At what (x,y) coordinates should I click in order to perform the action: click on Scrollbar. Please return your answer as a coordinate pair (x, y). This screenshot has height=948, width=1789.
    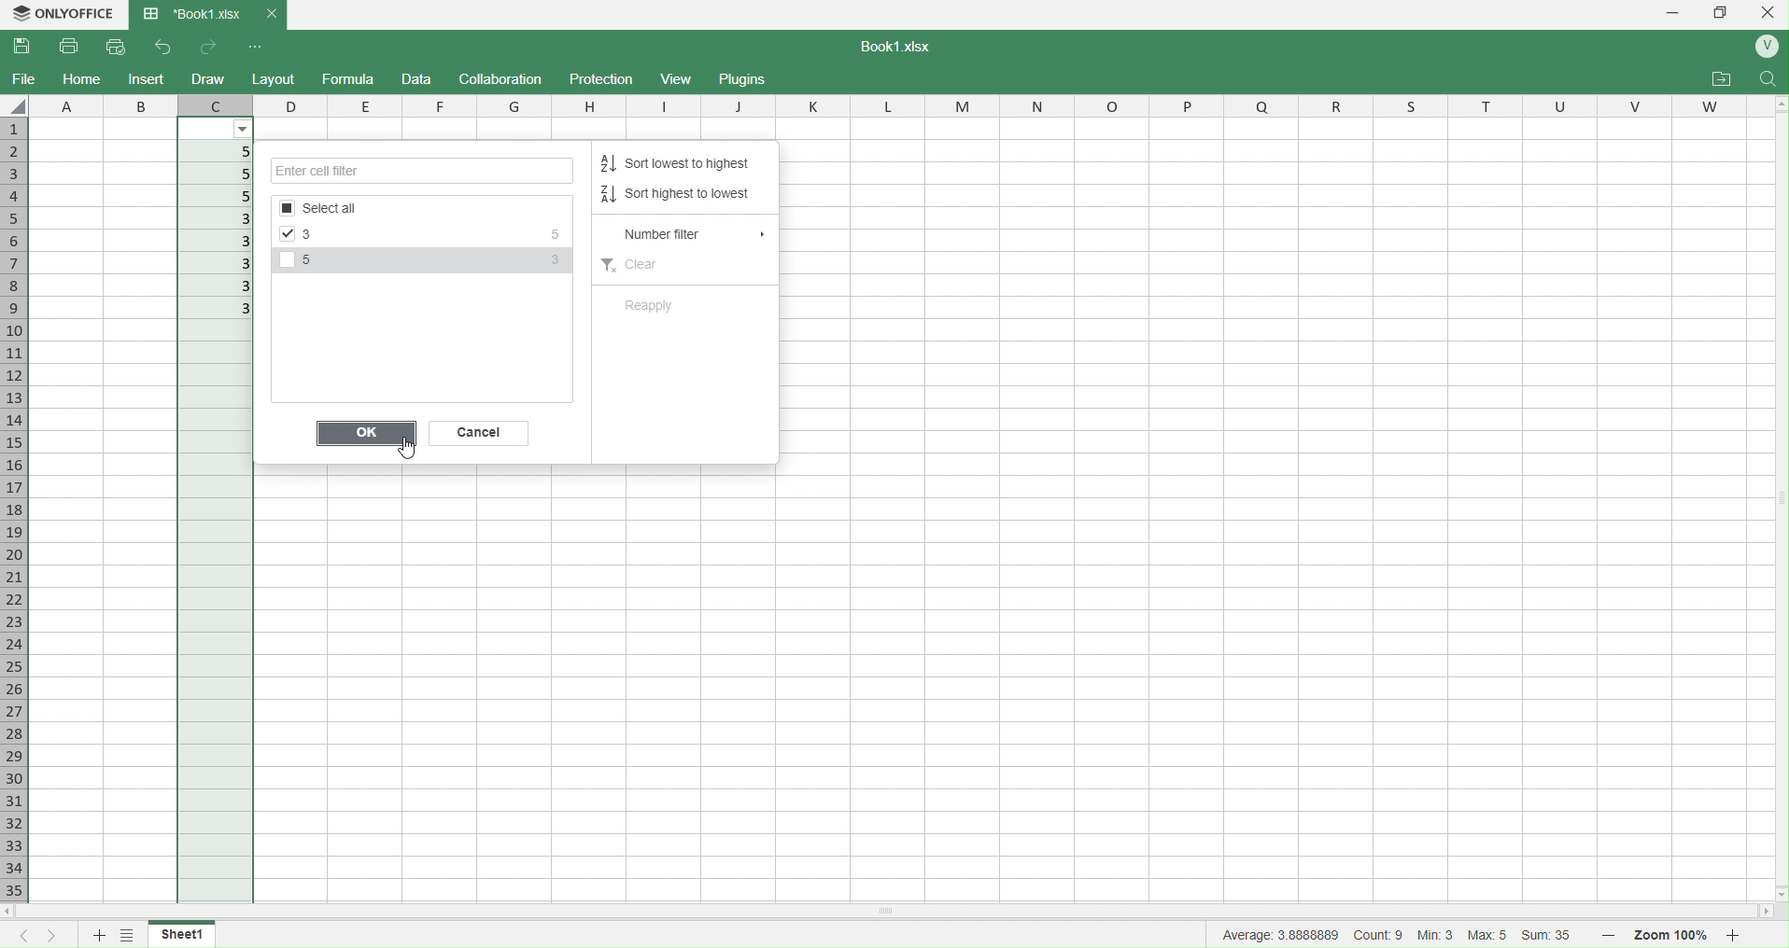
    Looking at the image, I should click on (1778, 493).